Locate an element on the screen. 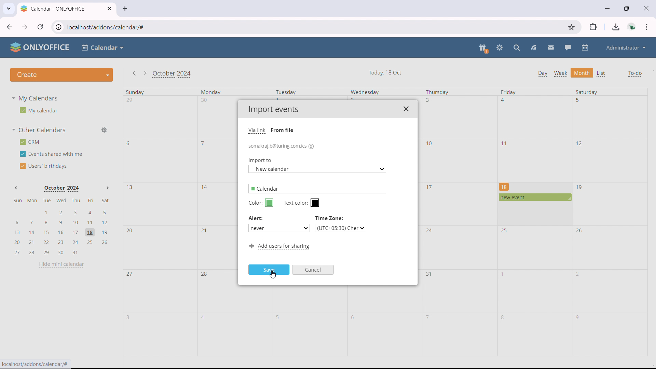 The height and width of the screenshot is (369, 656). month is located at coordinates (582, 73).